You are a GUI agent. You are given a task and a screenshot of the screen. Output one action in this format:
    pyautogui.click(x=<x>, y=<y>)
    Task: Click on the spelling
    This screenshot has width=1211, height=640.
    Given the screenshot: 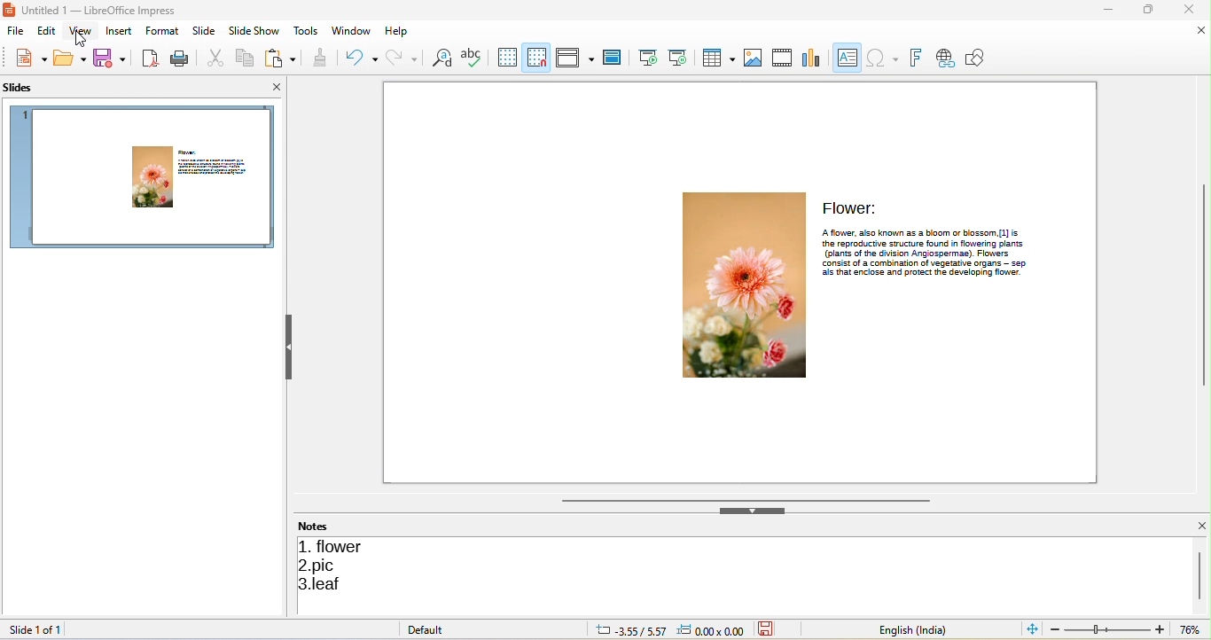 What is the action you would take?
    pyautogui.click(x=471, y=58)
    